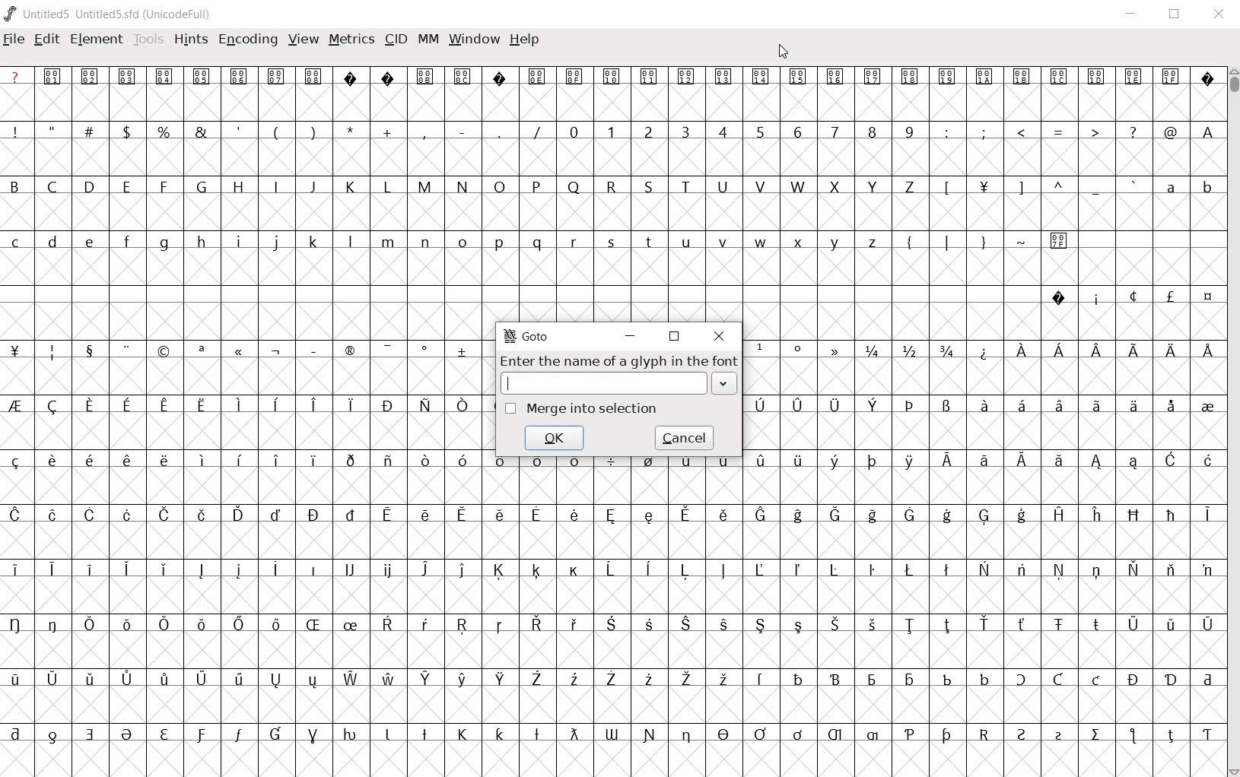 The width and height of the screenshot is (1240, 777). I want to click on close, so click(1220, 15).